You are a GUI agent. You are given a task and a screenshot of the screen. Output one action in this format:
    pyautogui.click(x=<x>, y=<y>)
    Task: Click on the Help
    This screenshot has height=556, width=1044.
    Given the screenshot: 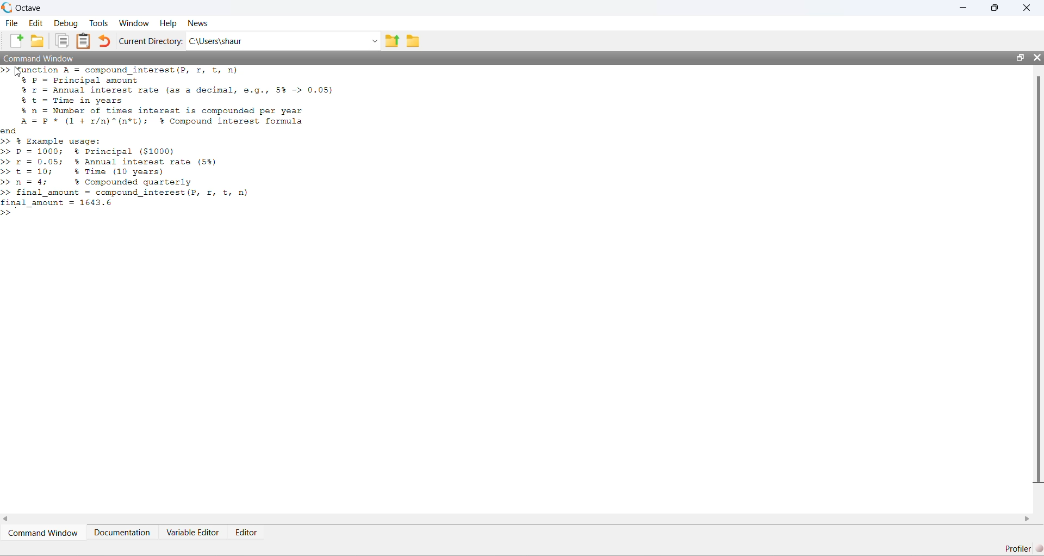 What is the action you would take?
    pyautogui.click(x=168, y=23)
    